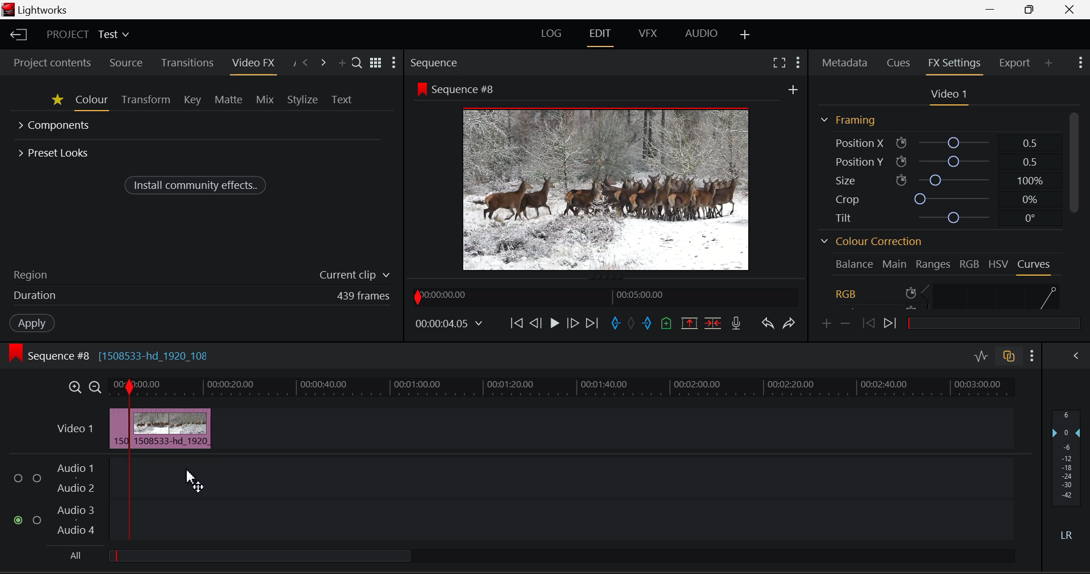 The image size is (1090, 574). I want to click on Remove all marks, so click(632, 324).